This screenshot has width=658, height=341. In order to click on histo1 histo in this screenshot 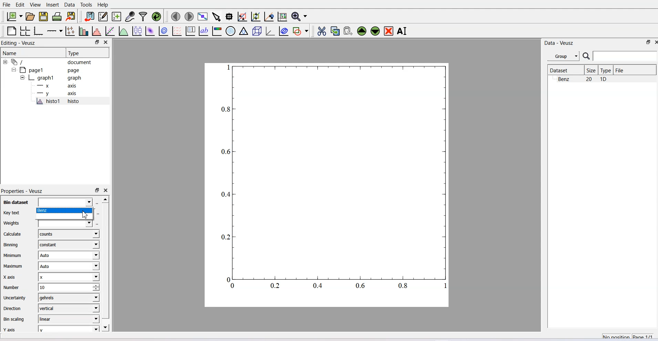, I will do `click(59, 101)`.